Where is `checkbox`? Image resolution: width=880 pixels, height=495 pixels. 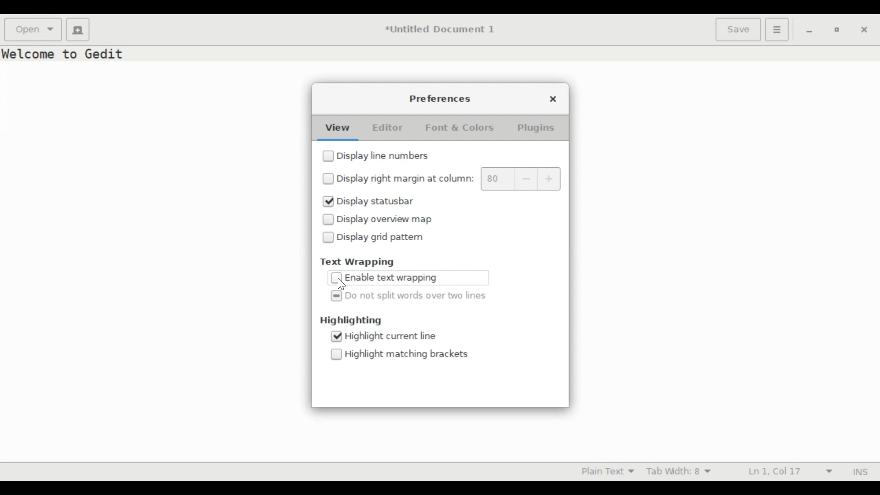 checkbox is located at coordinates (328, 180).